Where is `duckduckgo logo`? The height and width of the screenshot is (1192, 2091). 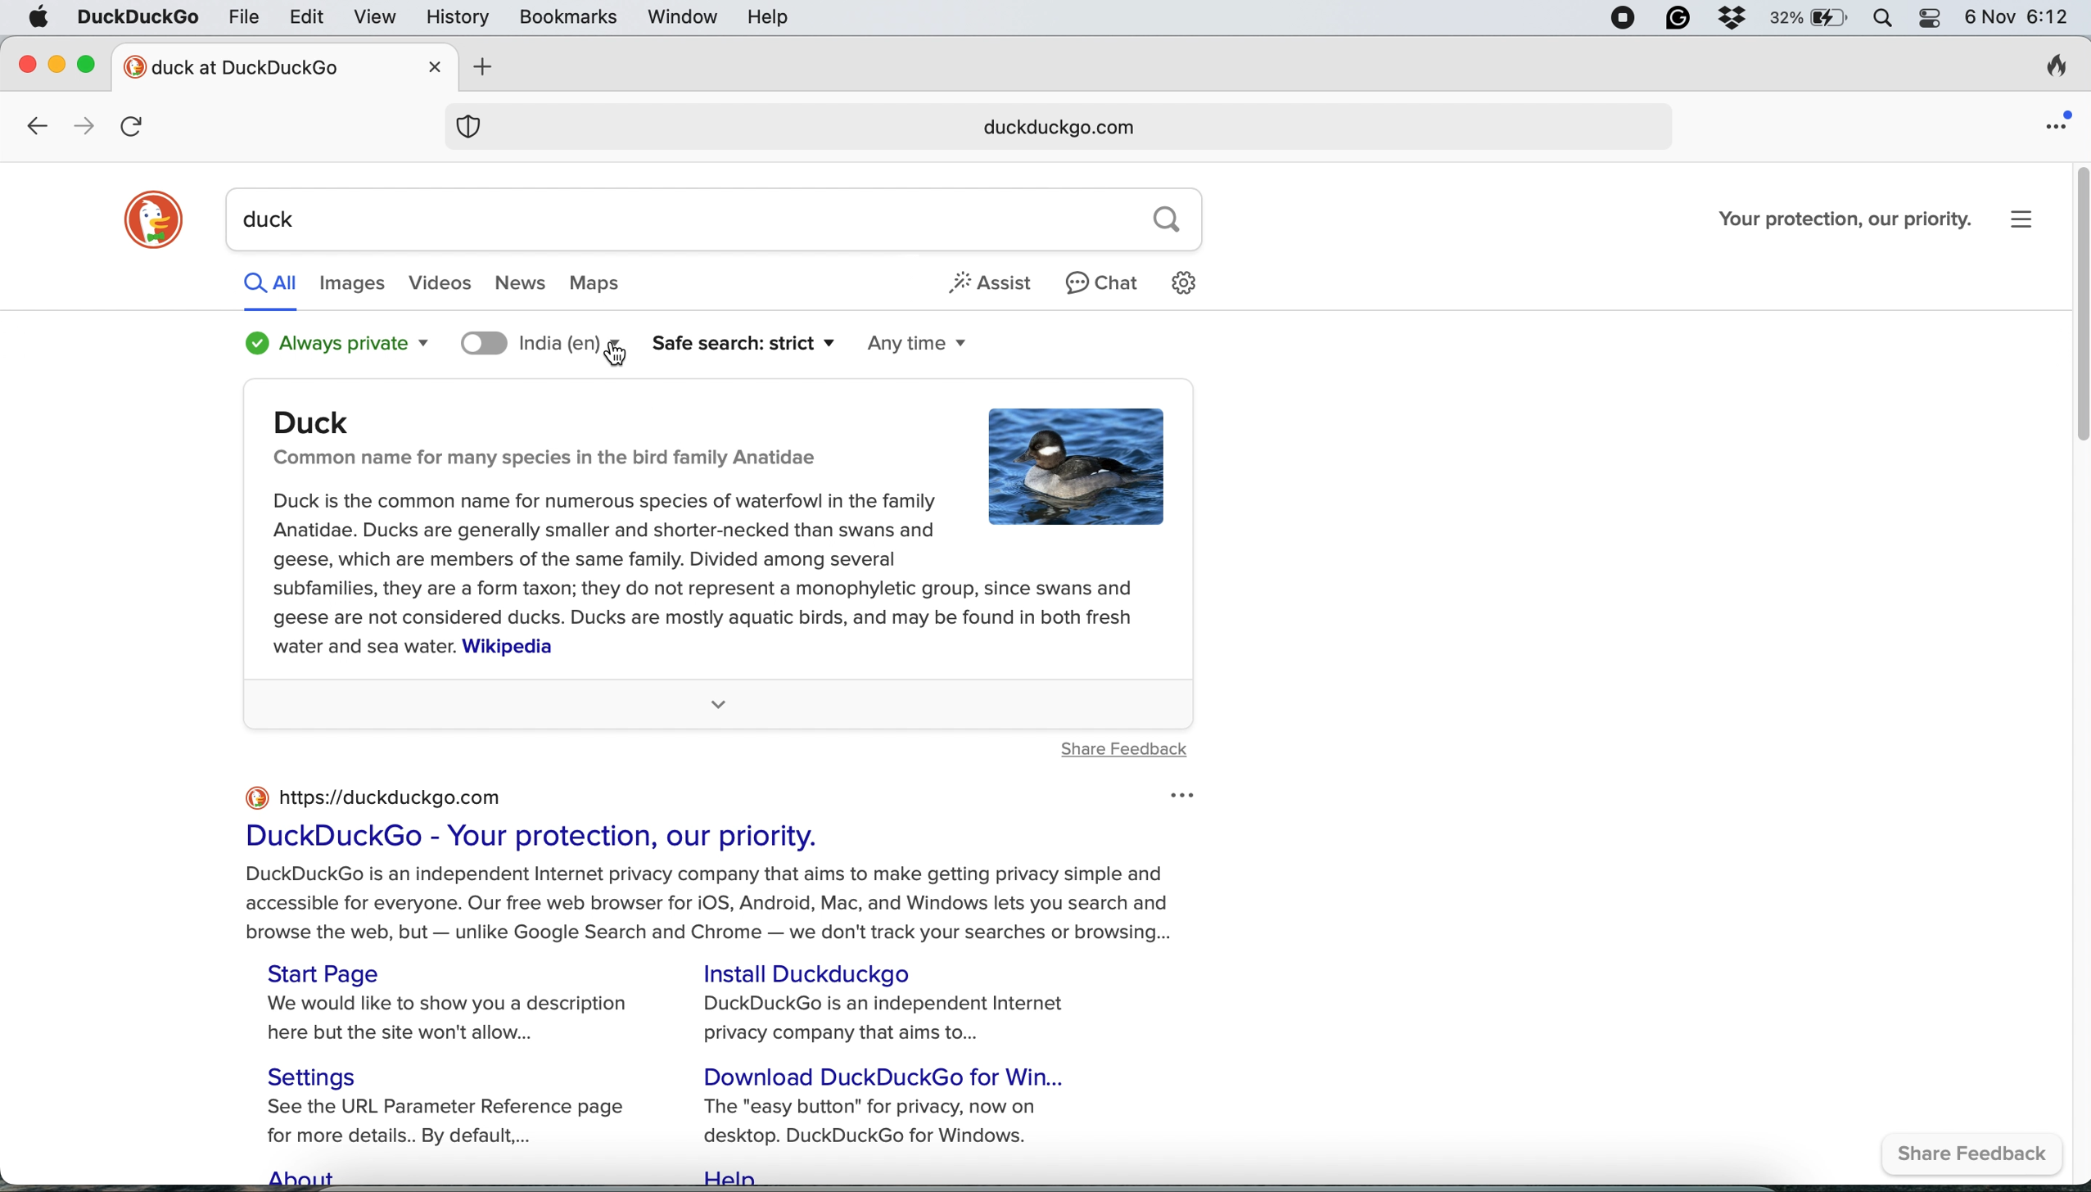 duckduckgo logo is located at coordinates (153, 222).